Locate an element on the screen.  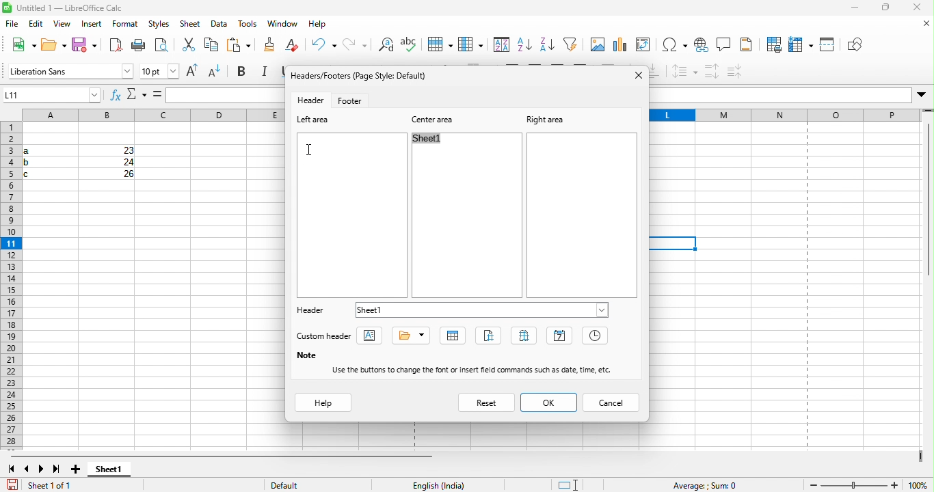
view is located at coordinates (63, 26).